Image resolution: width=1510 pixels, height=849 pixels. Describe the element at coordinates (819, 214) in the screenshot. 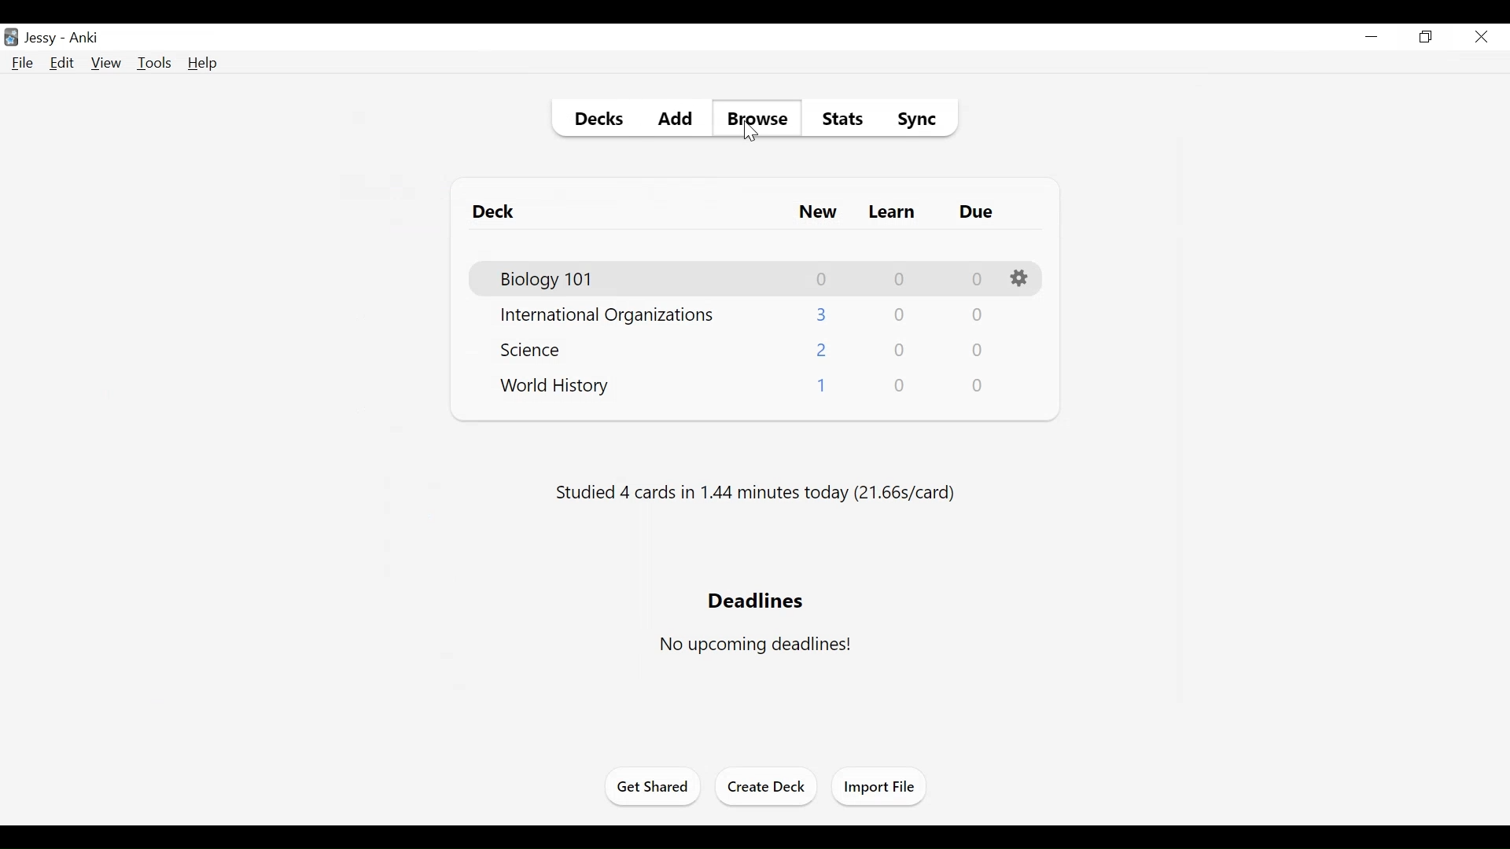

I see `New Cards` at that location.